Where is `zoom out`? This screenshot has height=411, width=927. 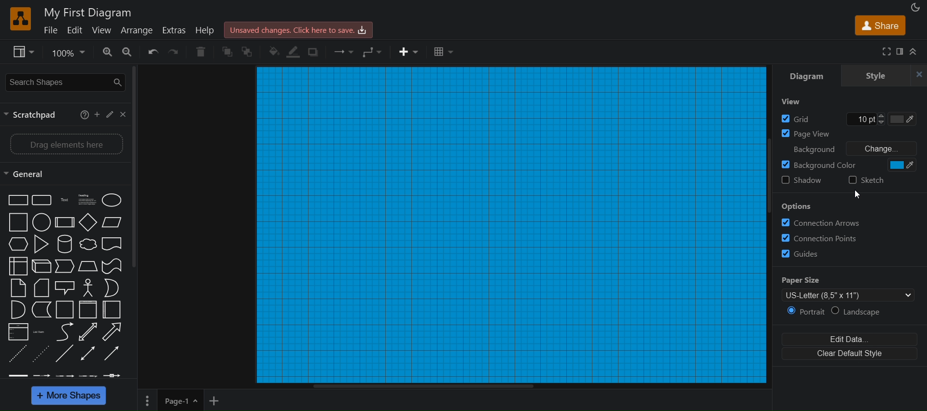
zoom out is located at coordinates (126, 53).